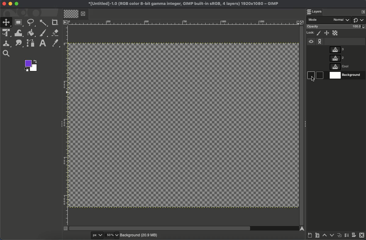  Describe the element at coordinates (329, 20) in the screenshot. I see `Mode` at that location.